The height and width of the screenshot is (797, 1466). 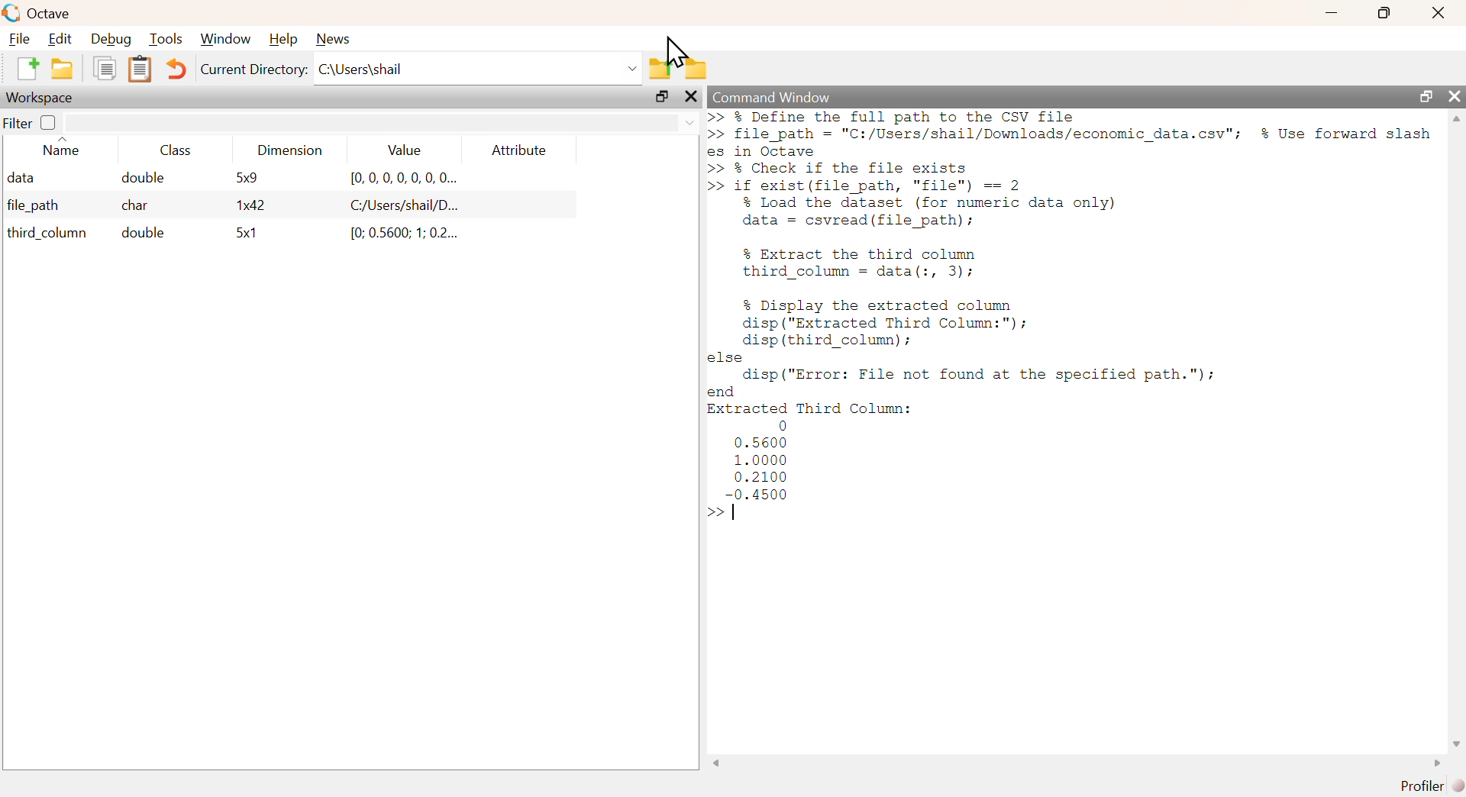 I want to click on Tools, so click(x=166, y=40).